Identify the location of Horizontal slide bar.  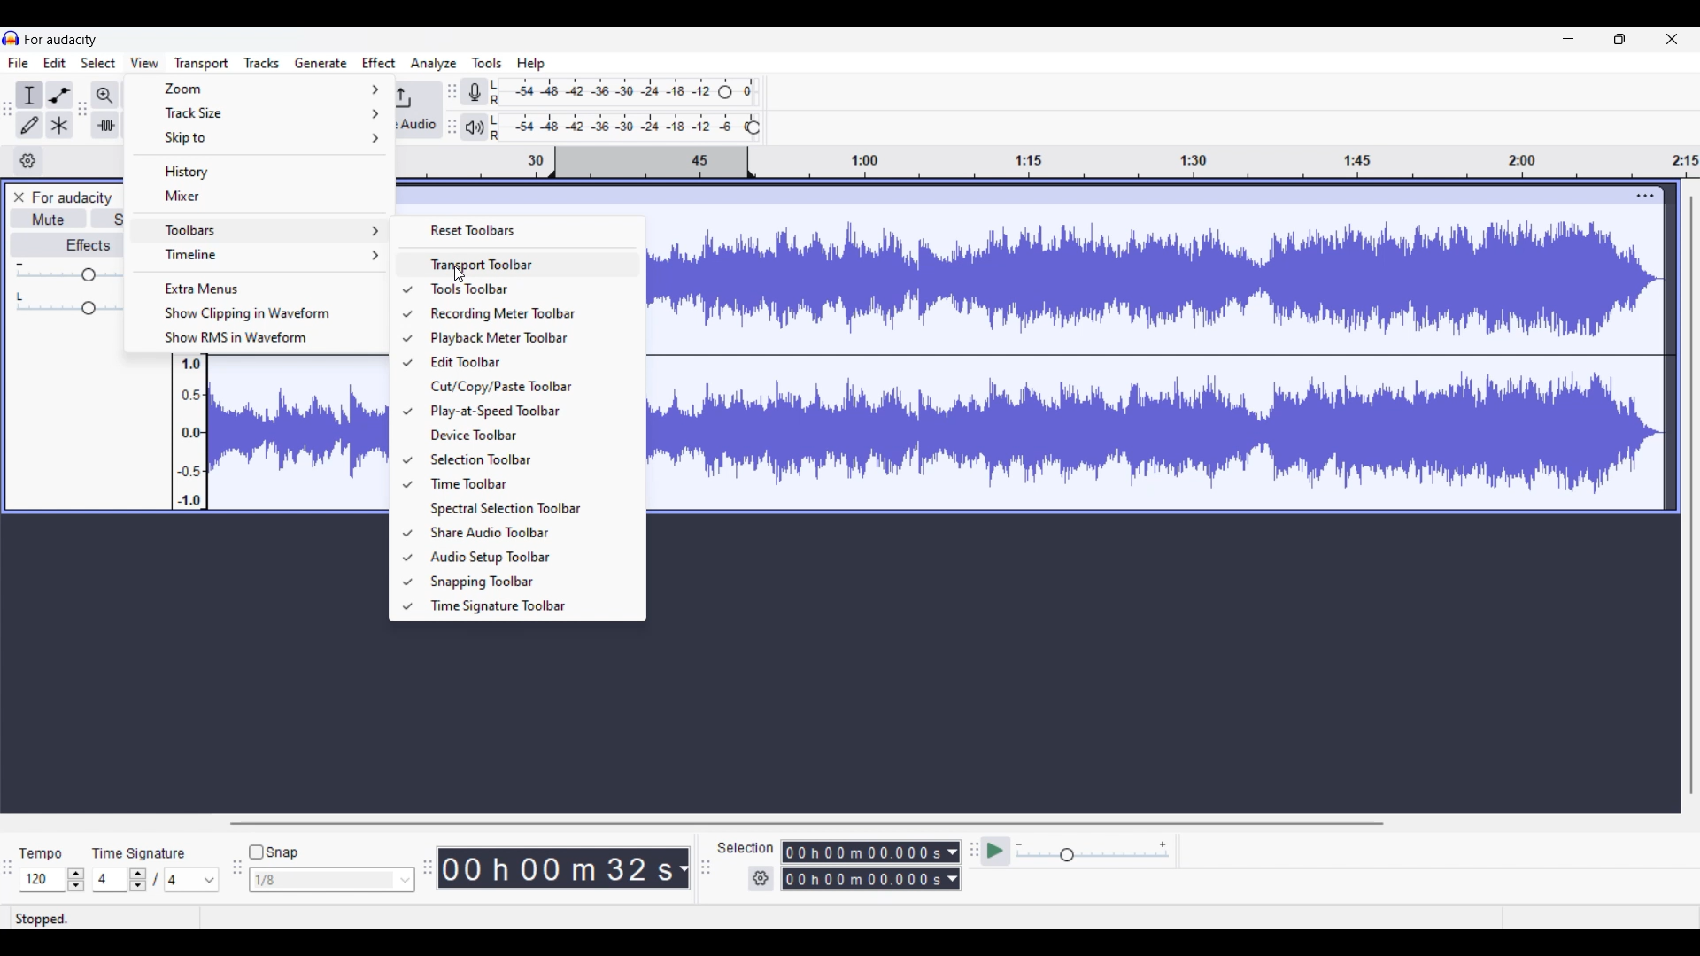
(803, 823).